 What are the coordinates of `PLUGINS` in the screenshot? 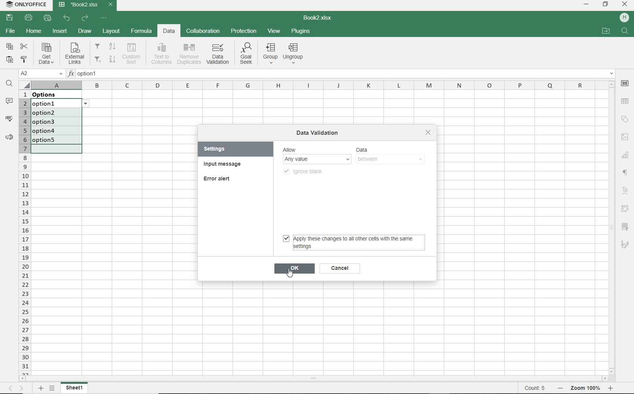 It's located at (301, 32).